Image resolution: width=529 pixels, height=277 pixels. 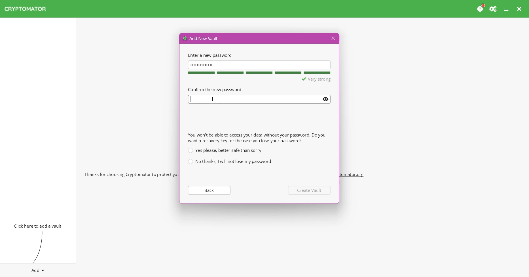 What do you see at coordinates (306, 79) in the screenshot?
I see `Use atleast 8 characters` at bounding box center [306, 79].